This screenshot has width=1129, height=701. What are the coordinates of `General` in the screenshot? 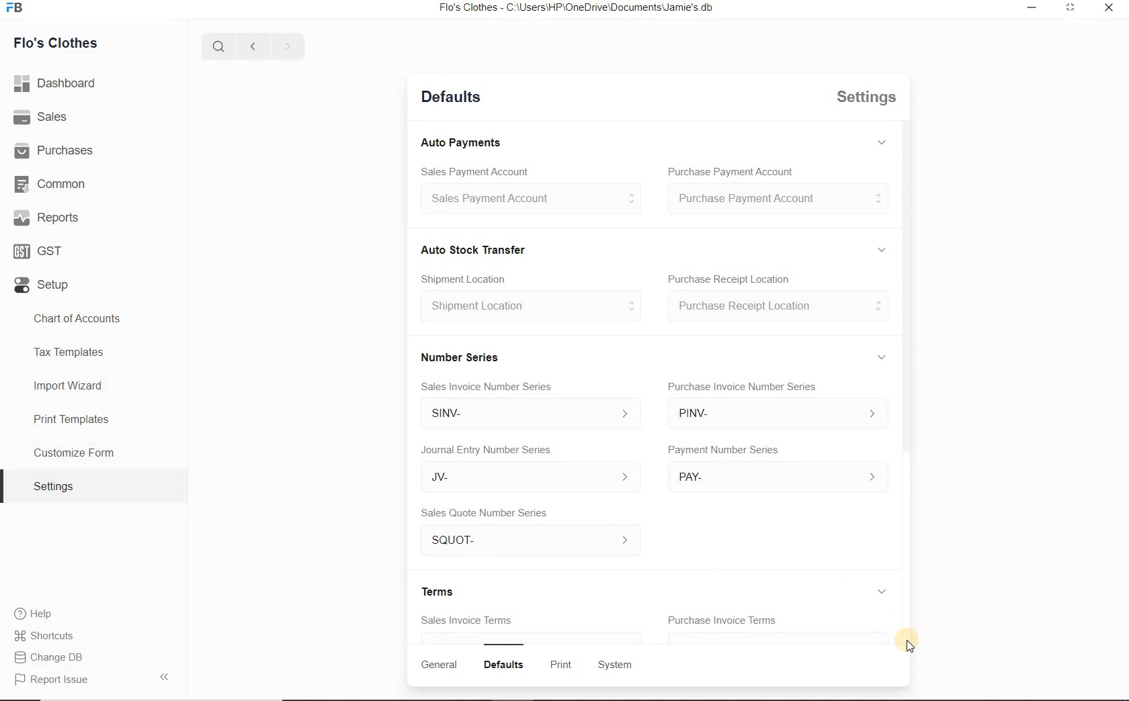 It's located at (439, 664).